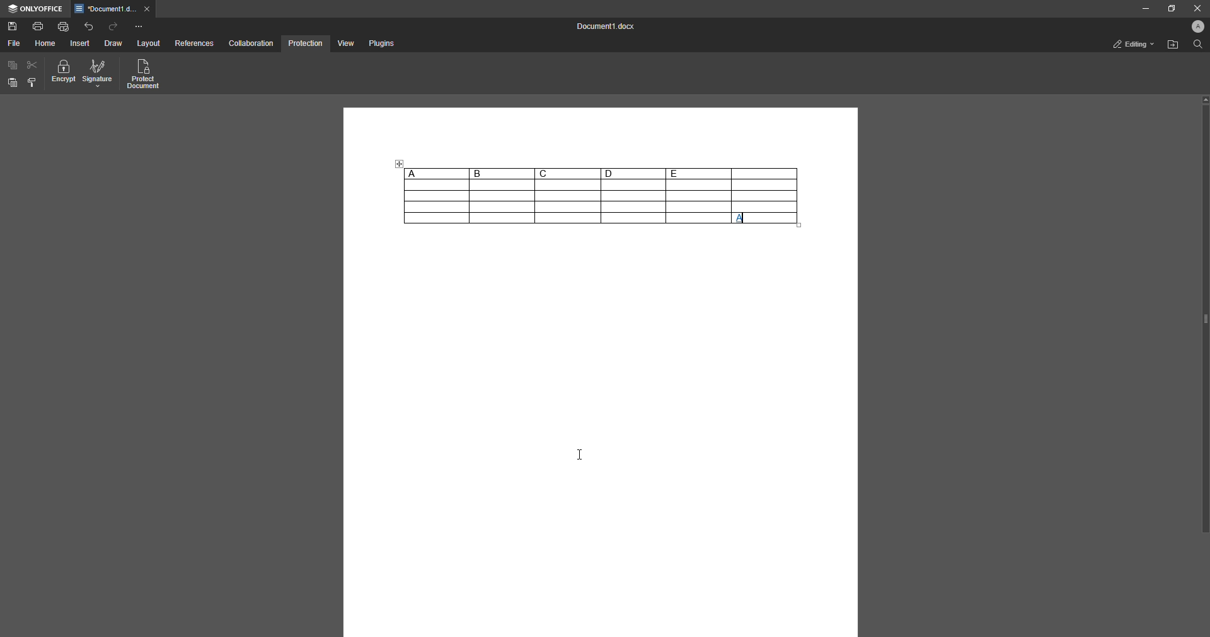  Describe the element at coordinates (1195, 28) in the screenshot. I see `Profile` at that location.